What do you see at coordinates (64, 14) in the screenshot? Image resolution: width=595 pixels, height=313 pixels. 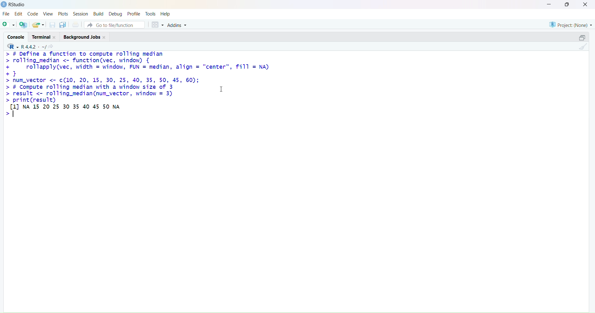 I see `plots` at bounding box center [64, 14].